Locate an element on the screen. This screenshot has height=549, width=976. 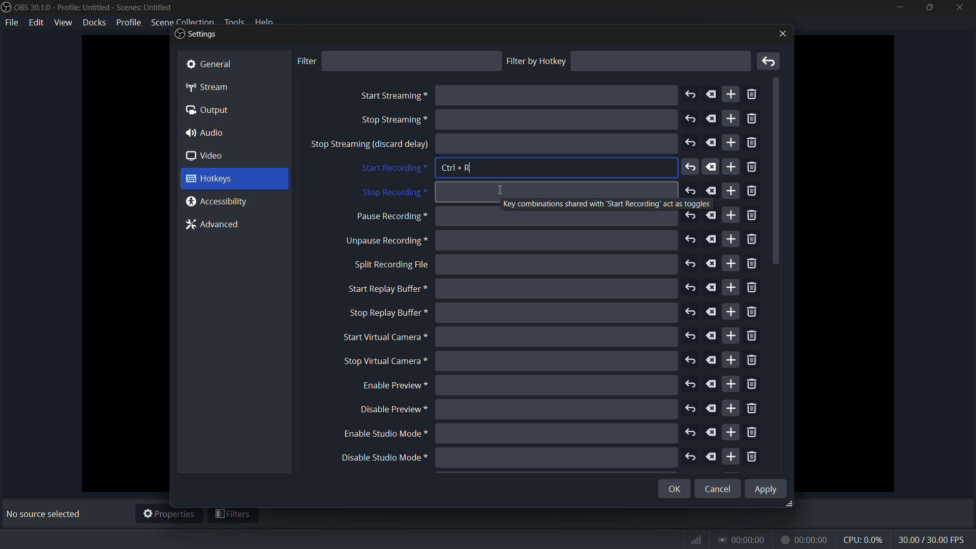
remove is located at coordinates (753, 361).